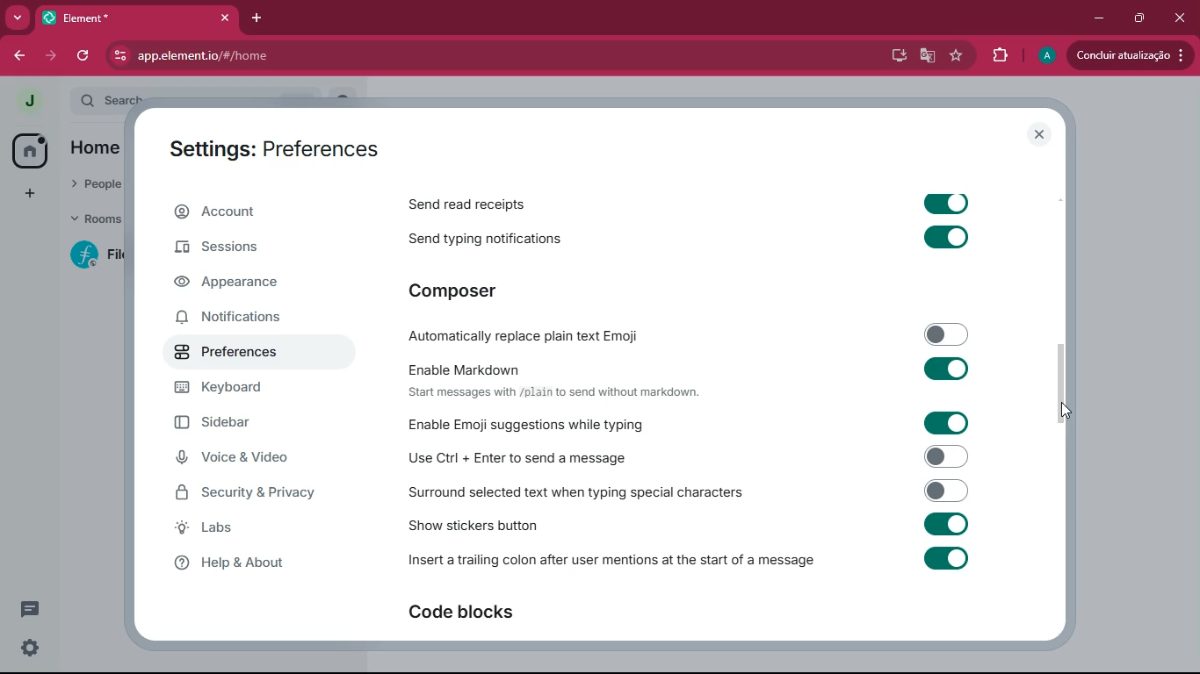 The height and width of the screenshot is (674, 1200). What do you see at coordinates (90, 55) in the screenshot?
I see `refresh` at bounding box center [90, 55].